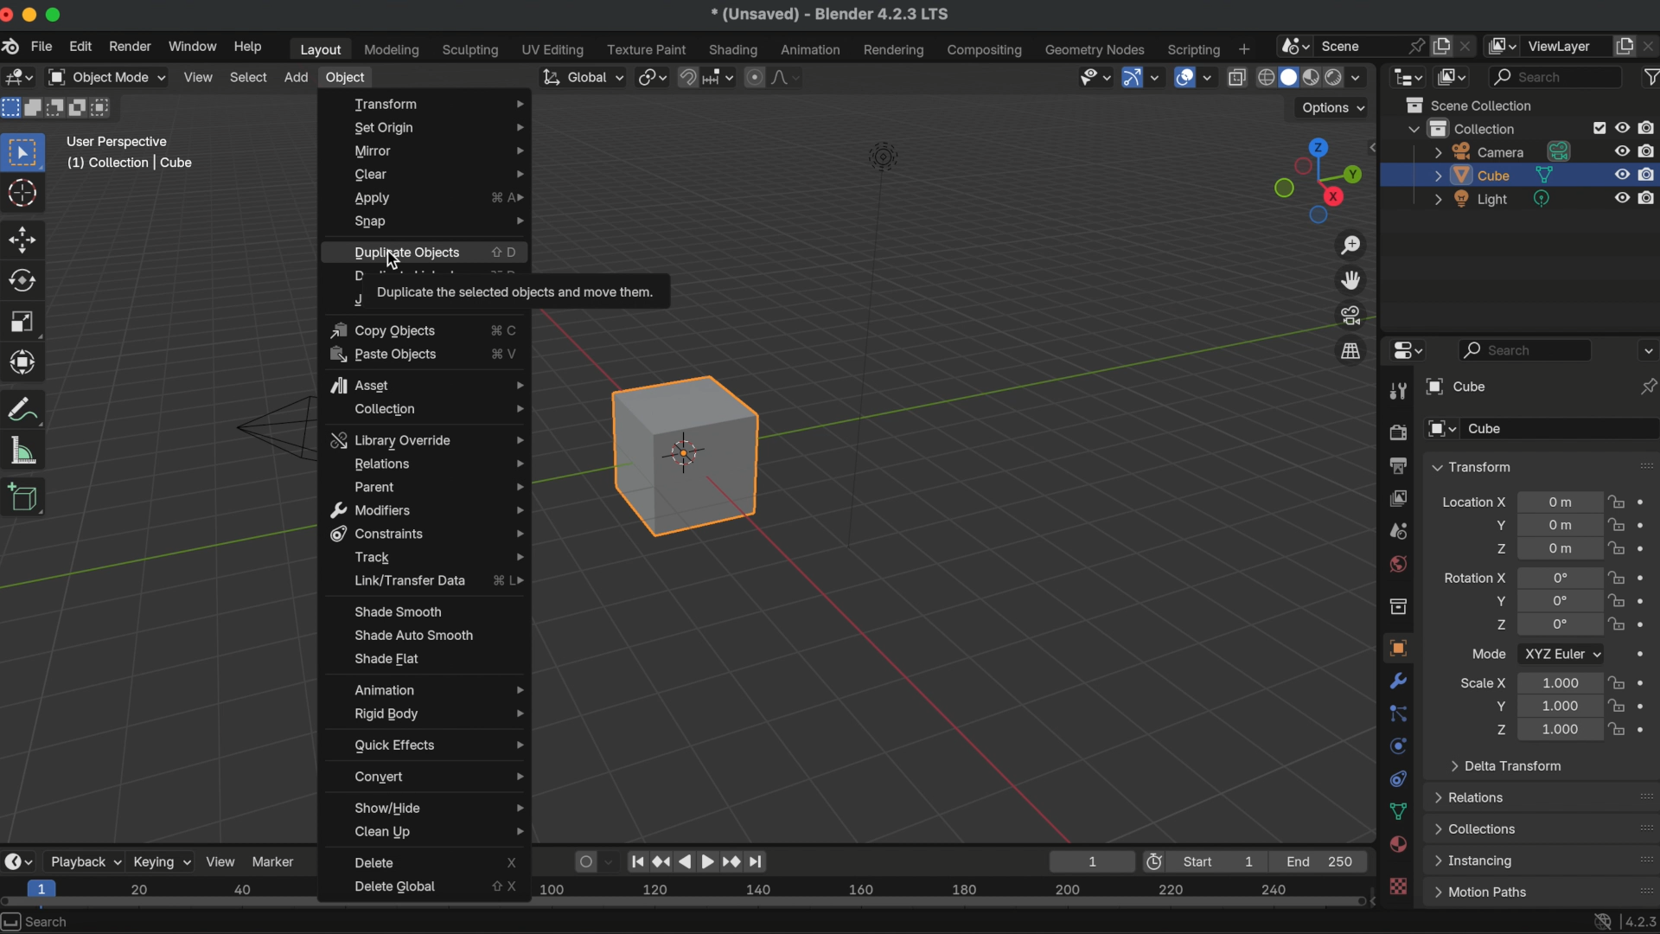 The width and height of the screenshot is (1660, 934). Describe the element at coordinates (1615, 706) in the screenshot. I see `lock scale` at that location.